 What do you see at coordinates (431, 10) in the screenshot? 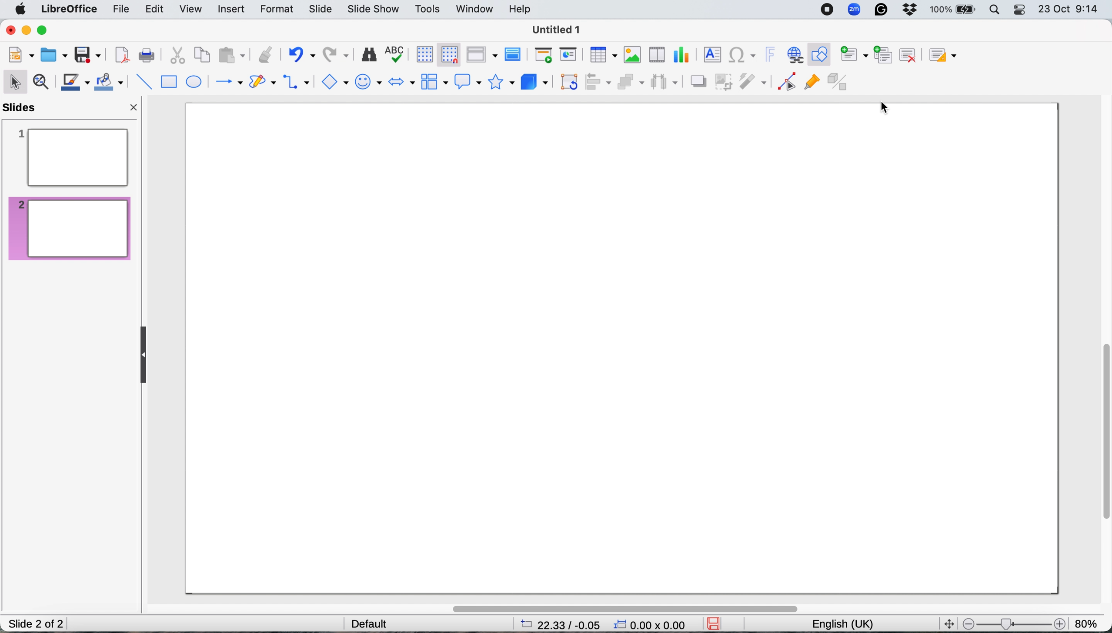
I see `tools` at bounding box center [431, 10].